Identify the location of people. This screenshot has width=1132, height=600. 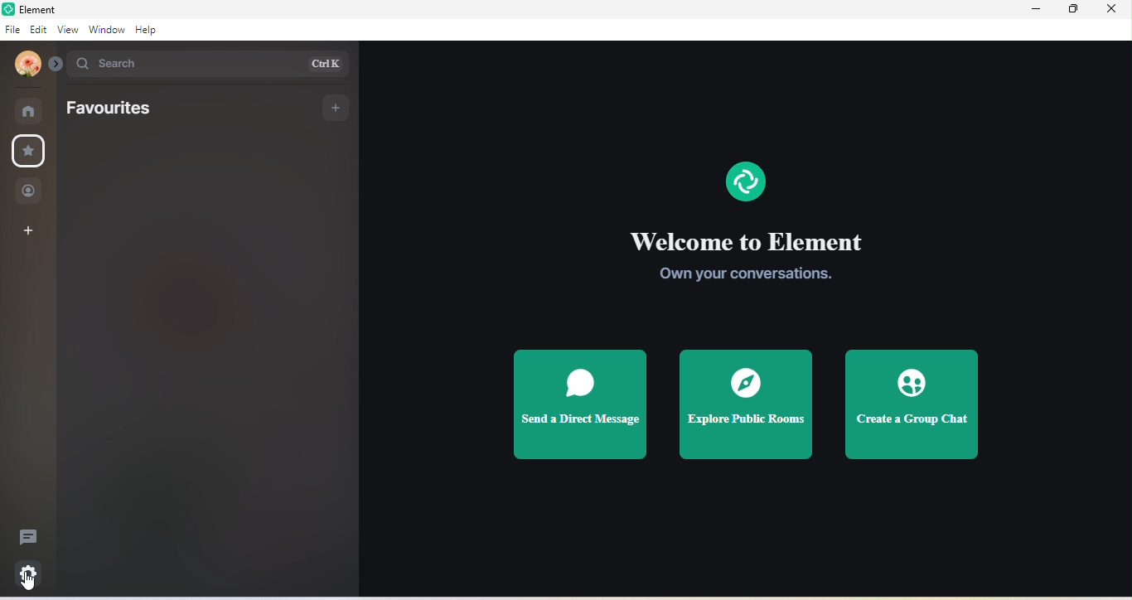
(29, 192).